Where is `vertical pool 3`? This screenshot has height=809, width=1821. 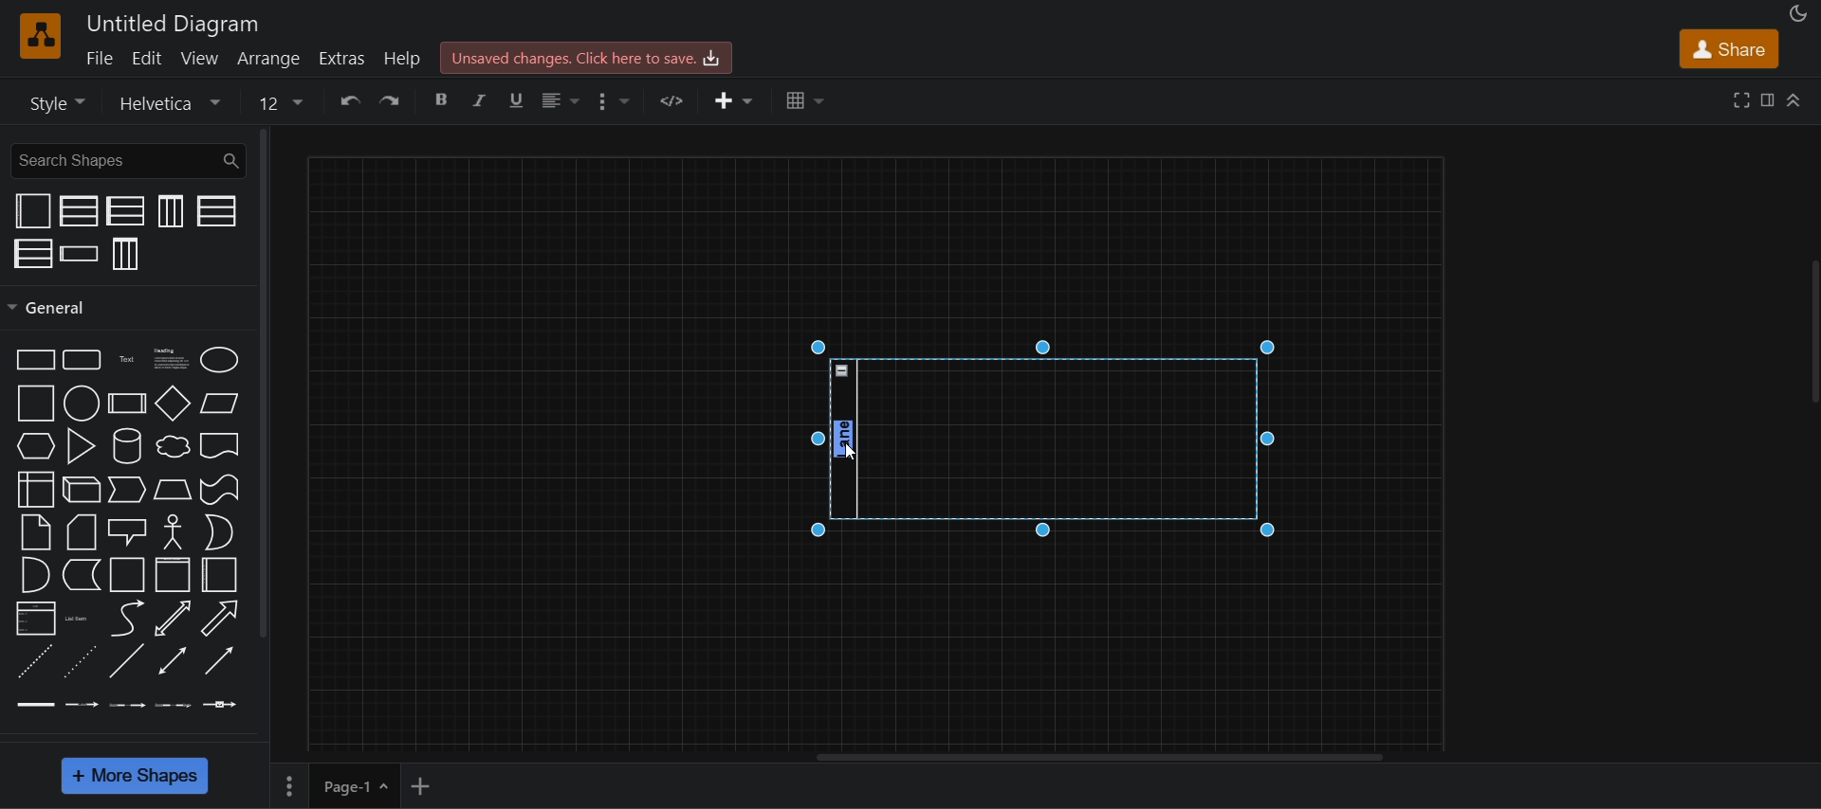 vertical pool 3 is located at coordinates (127, 254).